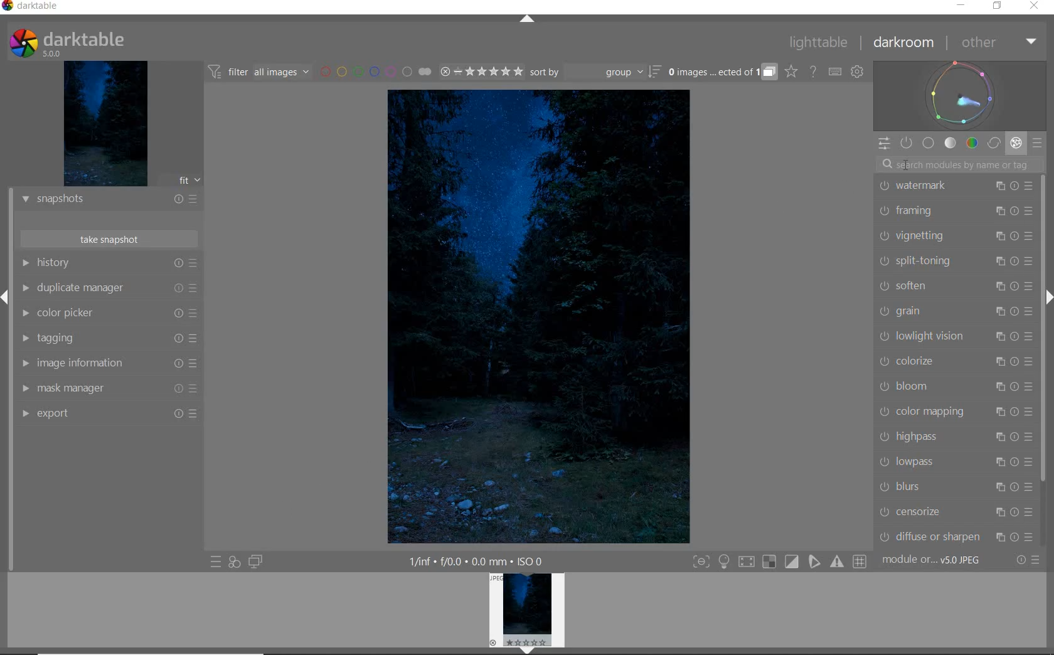 This screenshot has height=655, width=1054. What do you see at coordinates (1038, 142) in the screenshot?
I see `PRESETS` at bounding box center [1038, 142].